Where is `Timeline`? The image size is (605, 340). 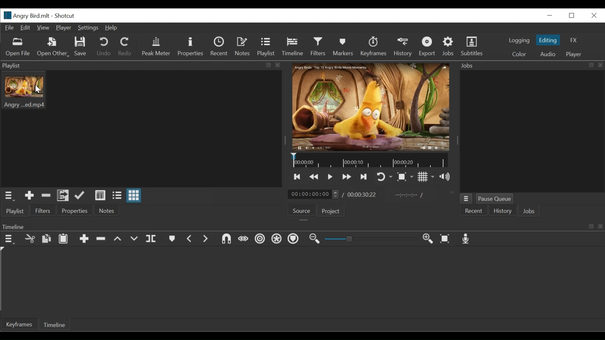
Timeline is located at coordinates (370, 161).